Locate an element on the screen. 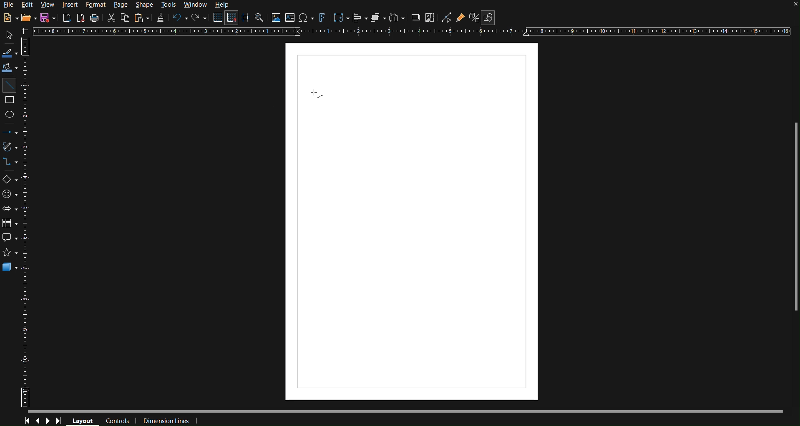 This screenshot has height=426, width=800. Export PDF is located at coordinates (81, 18).